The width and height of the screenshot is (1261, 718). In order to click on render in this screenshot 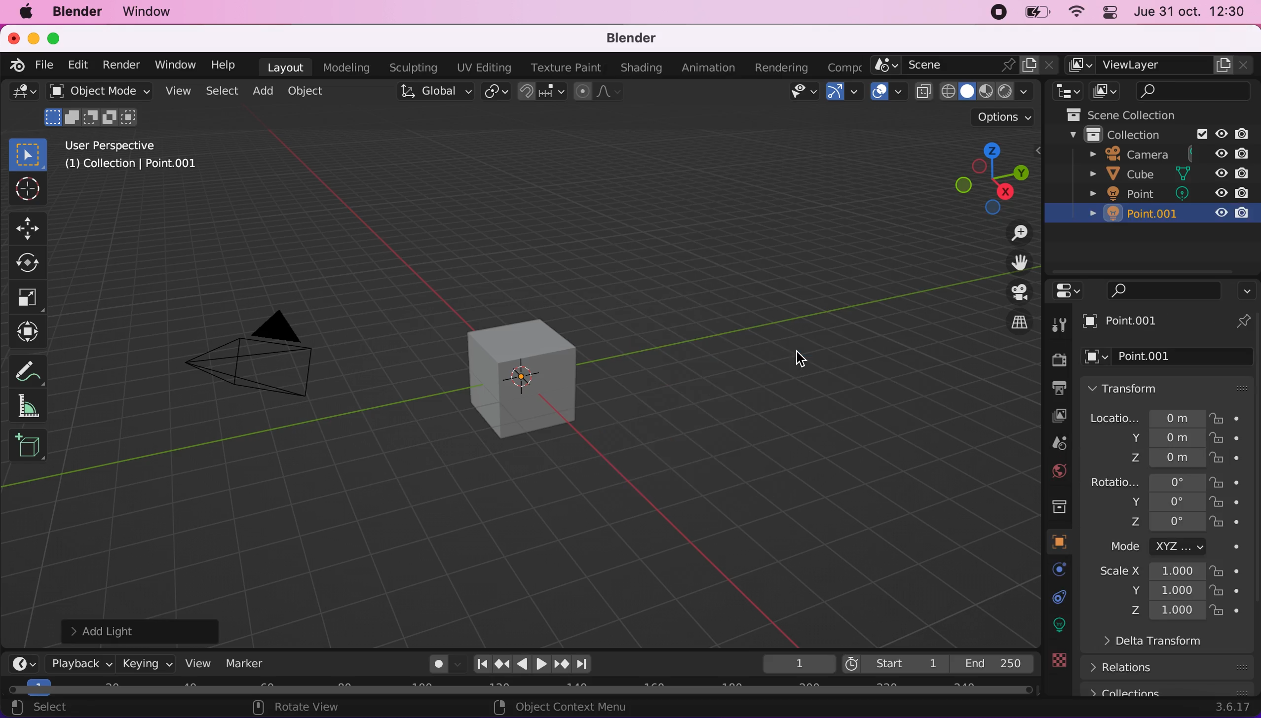, I will do `click(122, 66)`.